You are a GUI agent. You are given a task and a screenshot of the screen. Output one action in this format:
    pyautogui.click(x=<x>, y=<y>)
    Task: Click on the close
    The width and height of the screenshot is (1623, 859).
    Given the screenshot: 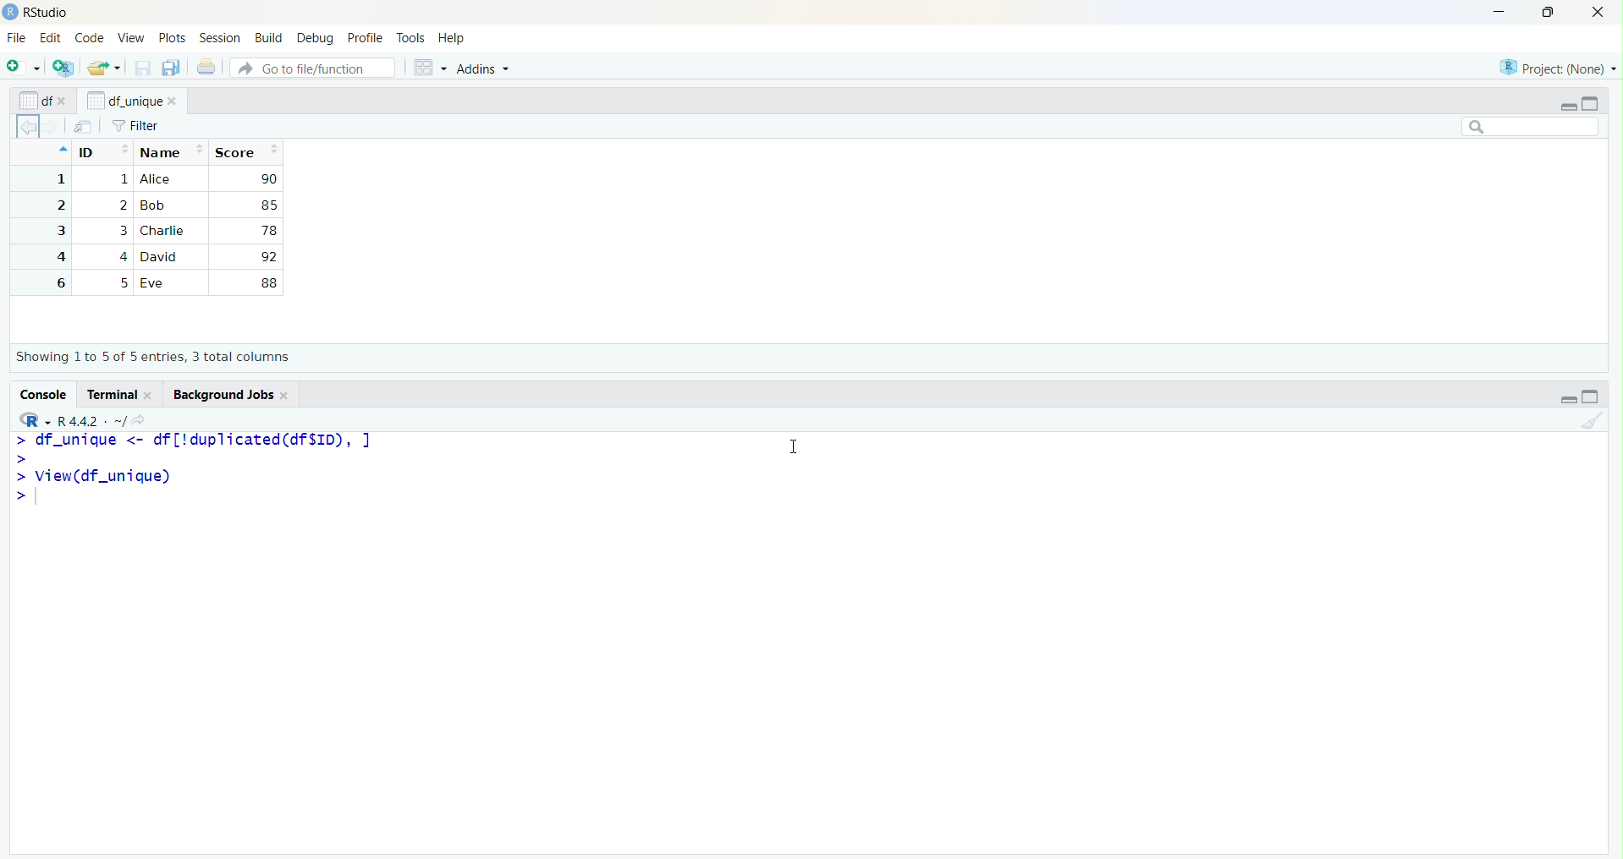 What is the action you would take?
    pyautogui.click(x=286, y=395)
    